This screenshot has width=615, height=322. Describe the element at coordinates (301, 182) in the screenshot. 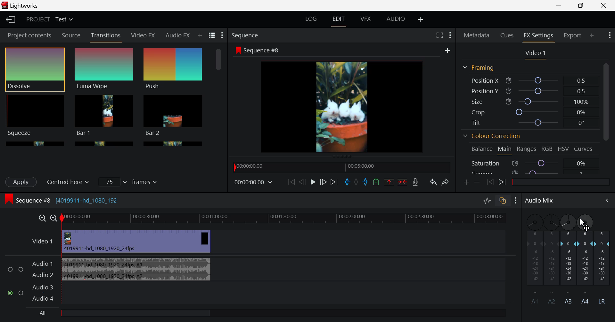

I see `Go Back` at that location.